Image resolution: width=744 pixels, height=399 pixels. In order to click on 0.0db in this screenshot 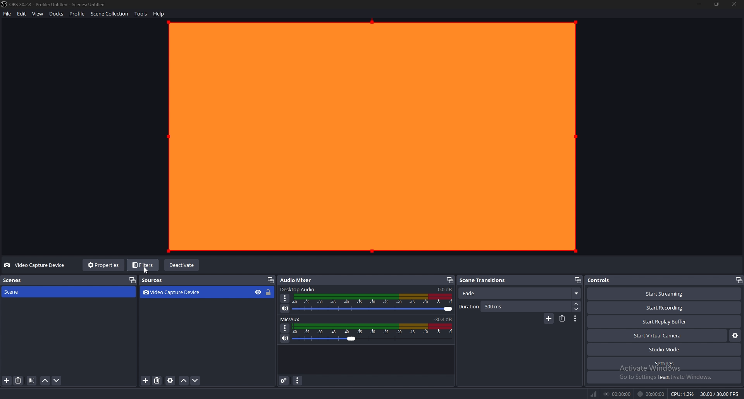, I will do `click(444, 289)`.